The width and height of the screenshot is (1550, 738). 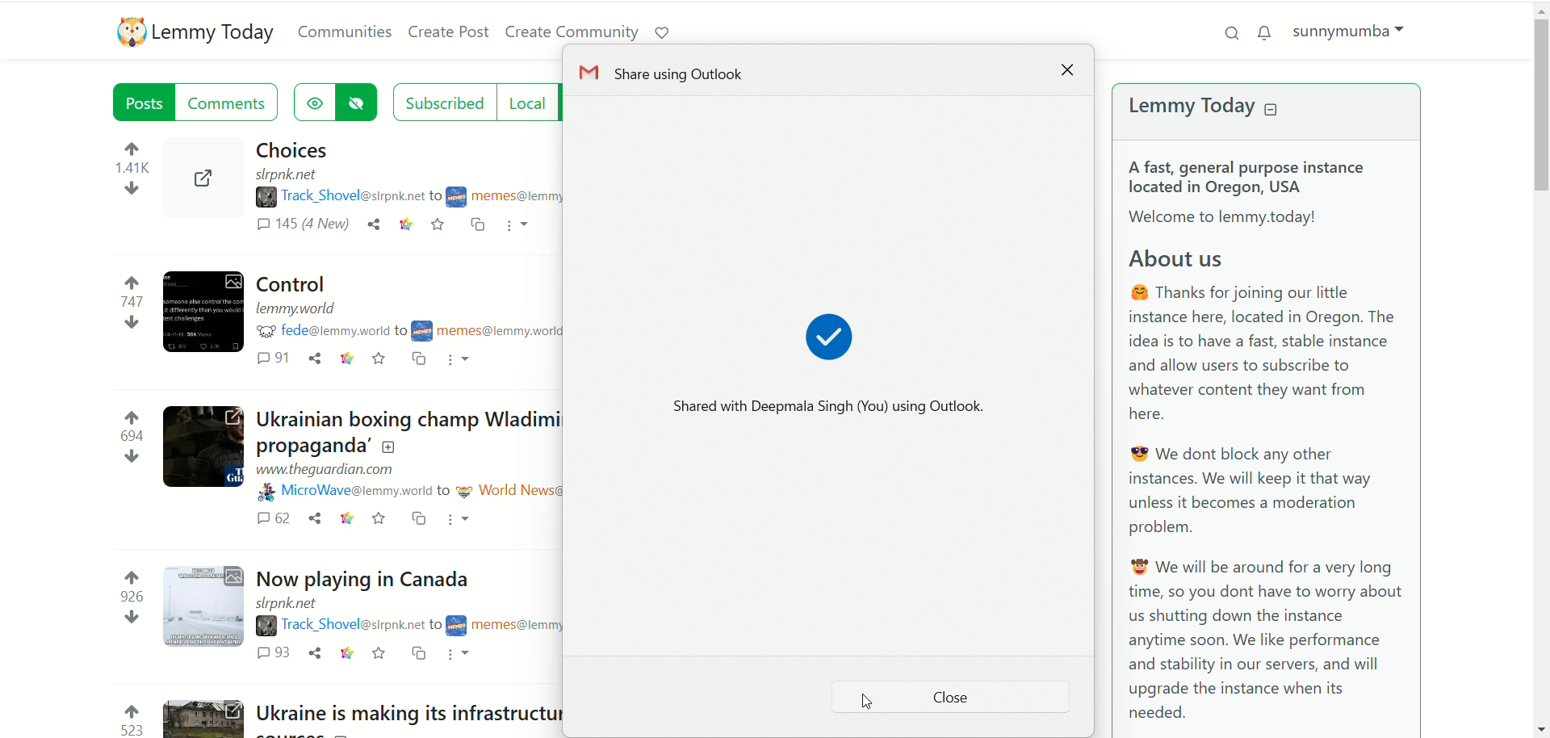 I want to click on vertical scroll bar, so click(x=1537, y=367).